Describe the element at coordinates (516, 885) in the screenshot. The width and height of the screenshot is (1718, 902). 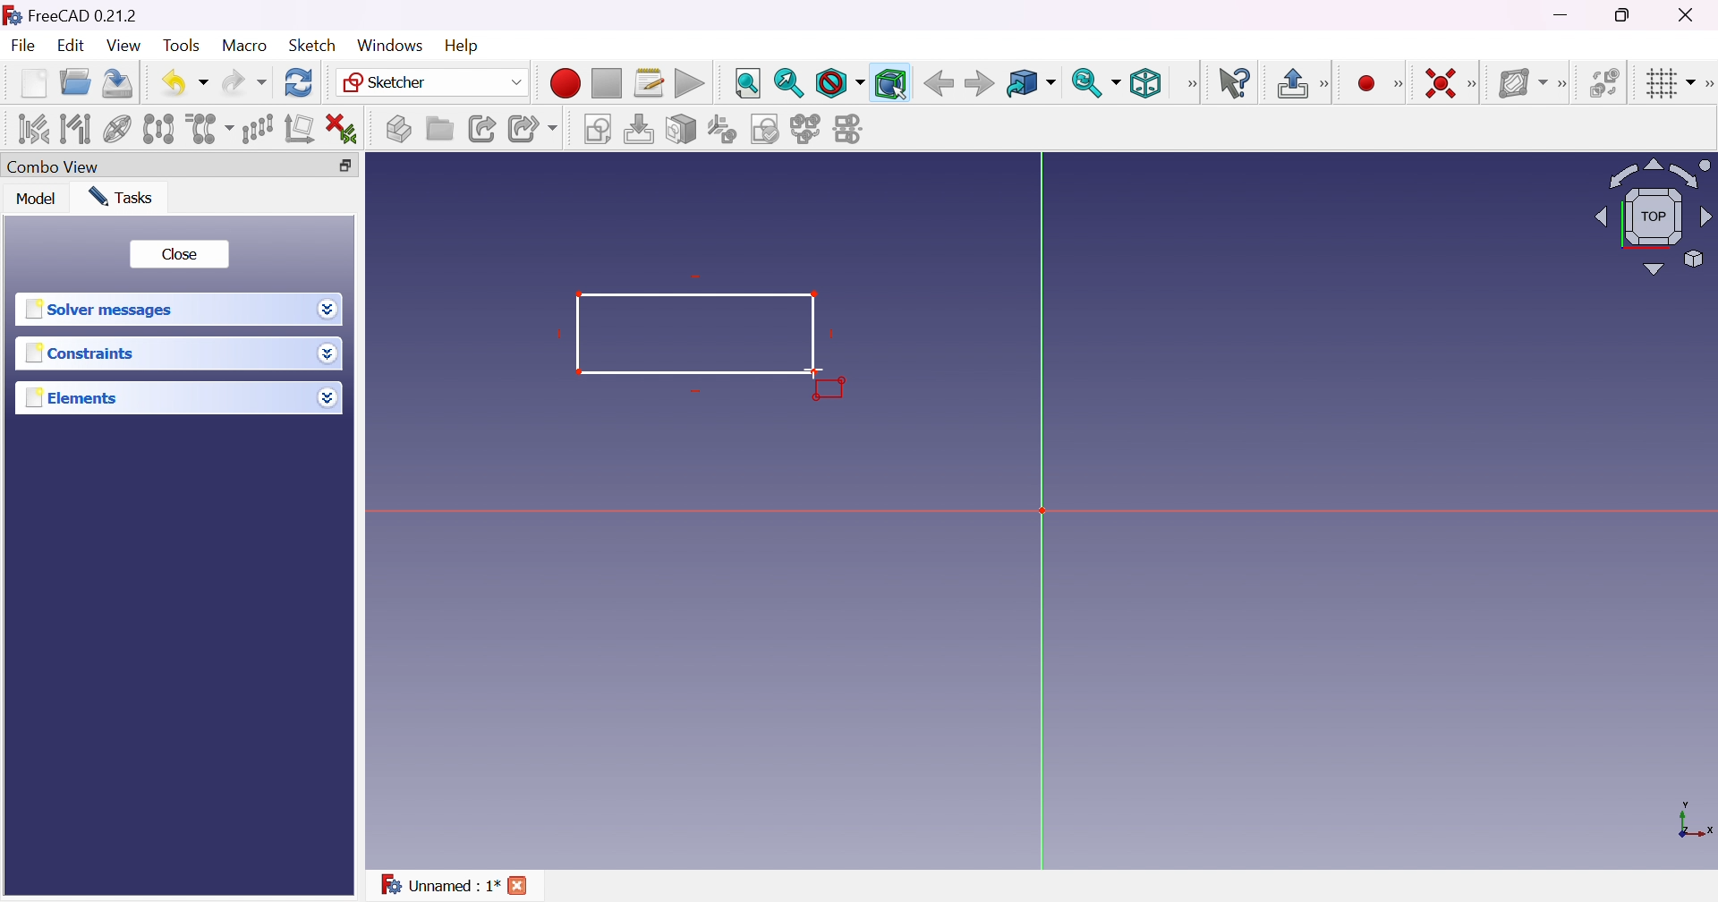
I see `Cross` at that location.